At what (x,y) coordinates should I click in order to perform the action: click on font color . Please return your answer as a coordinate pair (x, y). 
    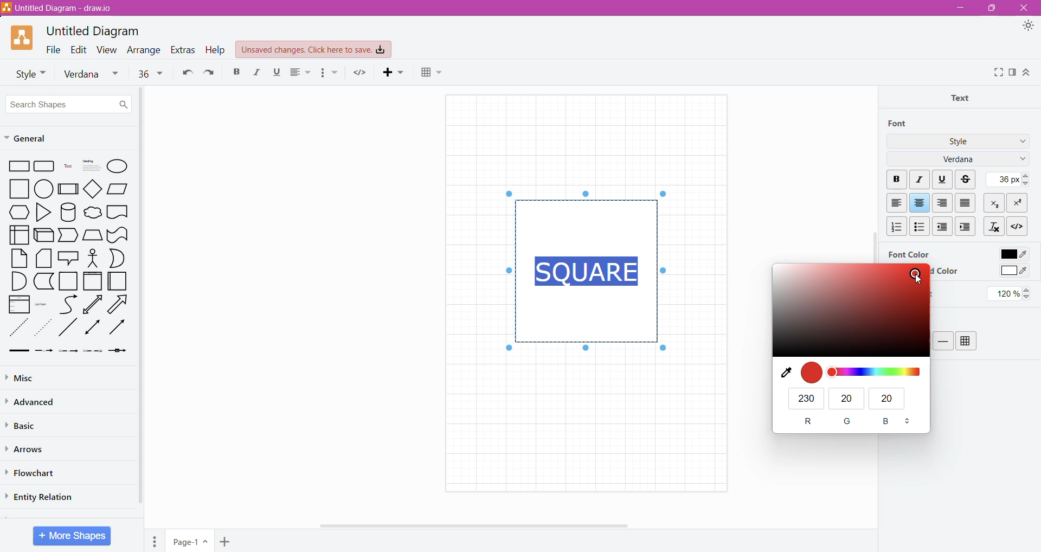
    Looking at the image, I should click on (850, 311).